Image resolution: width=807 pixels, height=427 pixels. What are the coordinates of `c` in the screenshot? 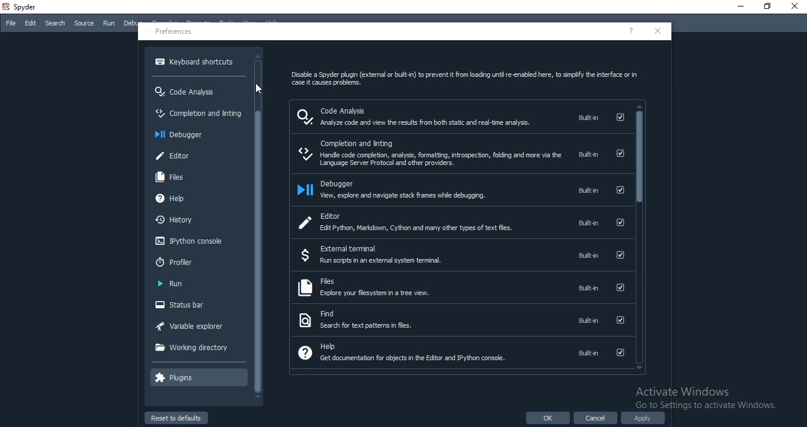 It's located at (656, 31).